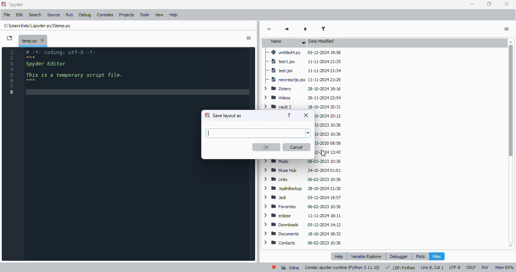 This screenshot has width=516, height=272. What do you see at coordinates (302, 234) in the screenshot?
I see `documents` at bounding box center [302, 234].